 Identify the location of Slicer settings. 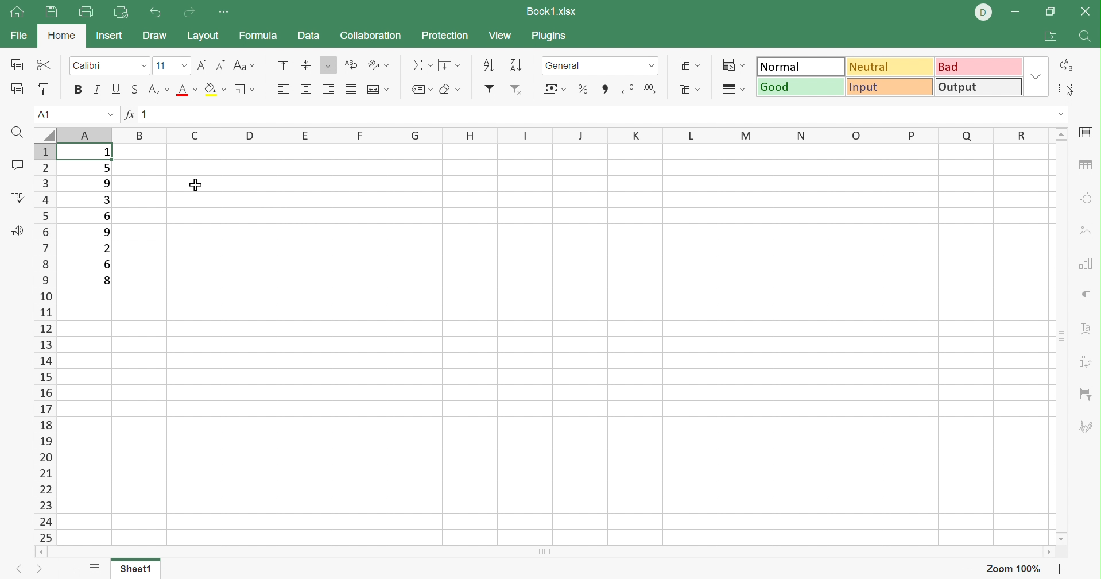
(1088, 360).